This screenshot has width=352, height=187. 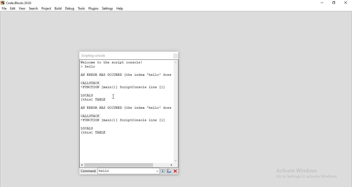 I want to click on Scripting console, so click(x=95, y=55).